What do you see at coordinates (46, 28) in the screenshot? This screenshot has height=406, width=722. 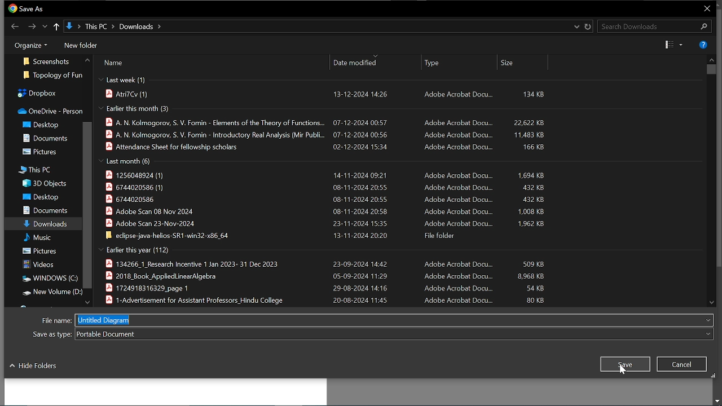 I see `Show previous location` at bounding box center [46, 28].